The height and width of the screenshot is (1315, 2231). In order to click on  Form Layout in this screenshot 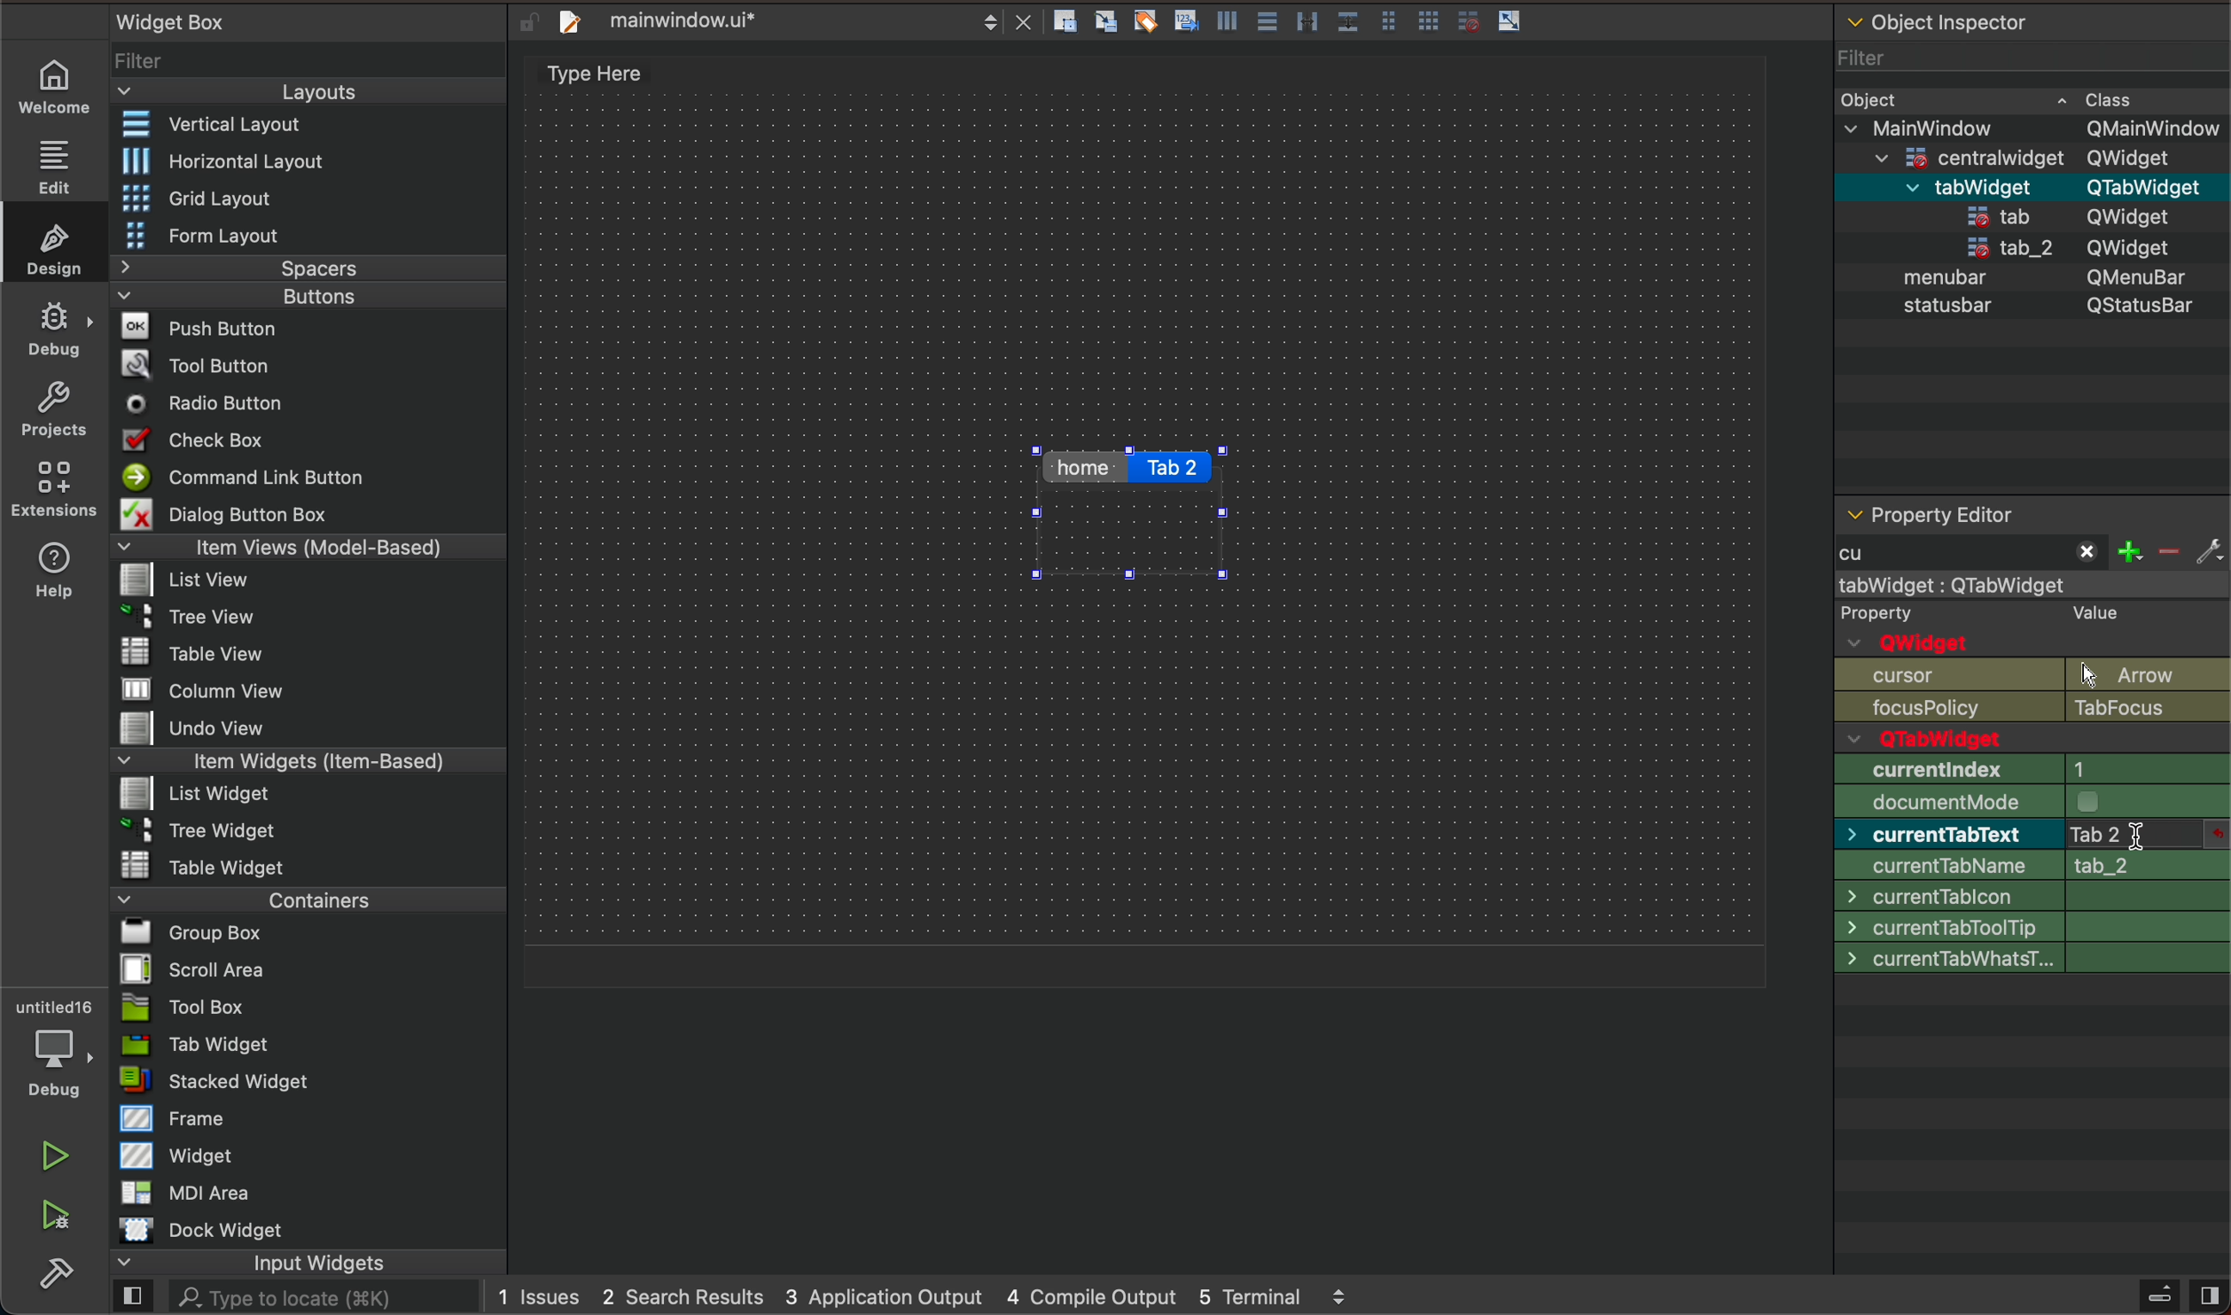, I will do `click(206, 236)`.